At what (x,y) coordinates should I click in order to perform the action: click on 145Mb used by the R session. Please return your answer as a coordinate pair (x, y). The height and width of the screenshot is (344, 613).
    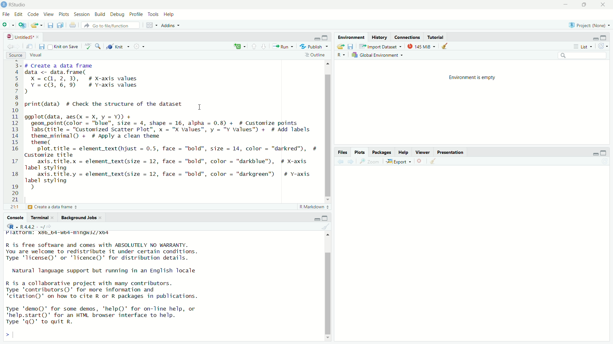
    Looking at the image, I should click on (423, 47).